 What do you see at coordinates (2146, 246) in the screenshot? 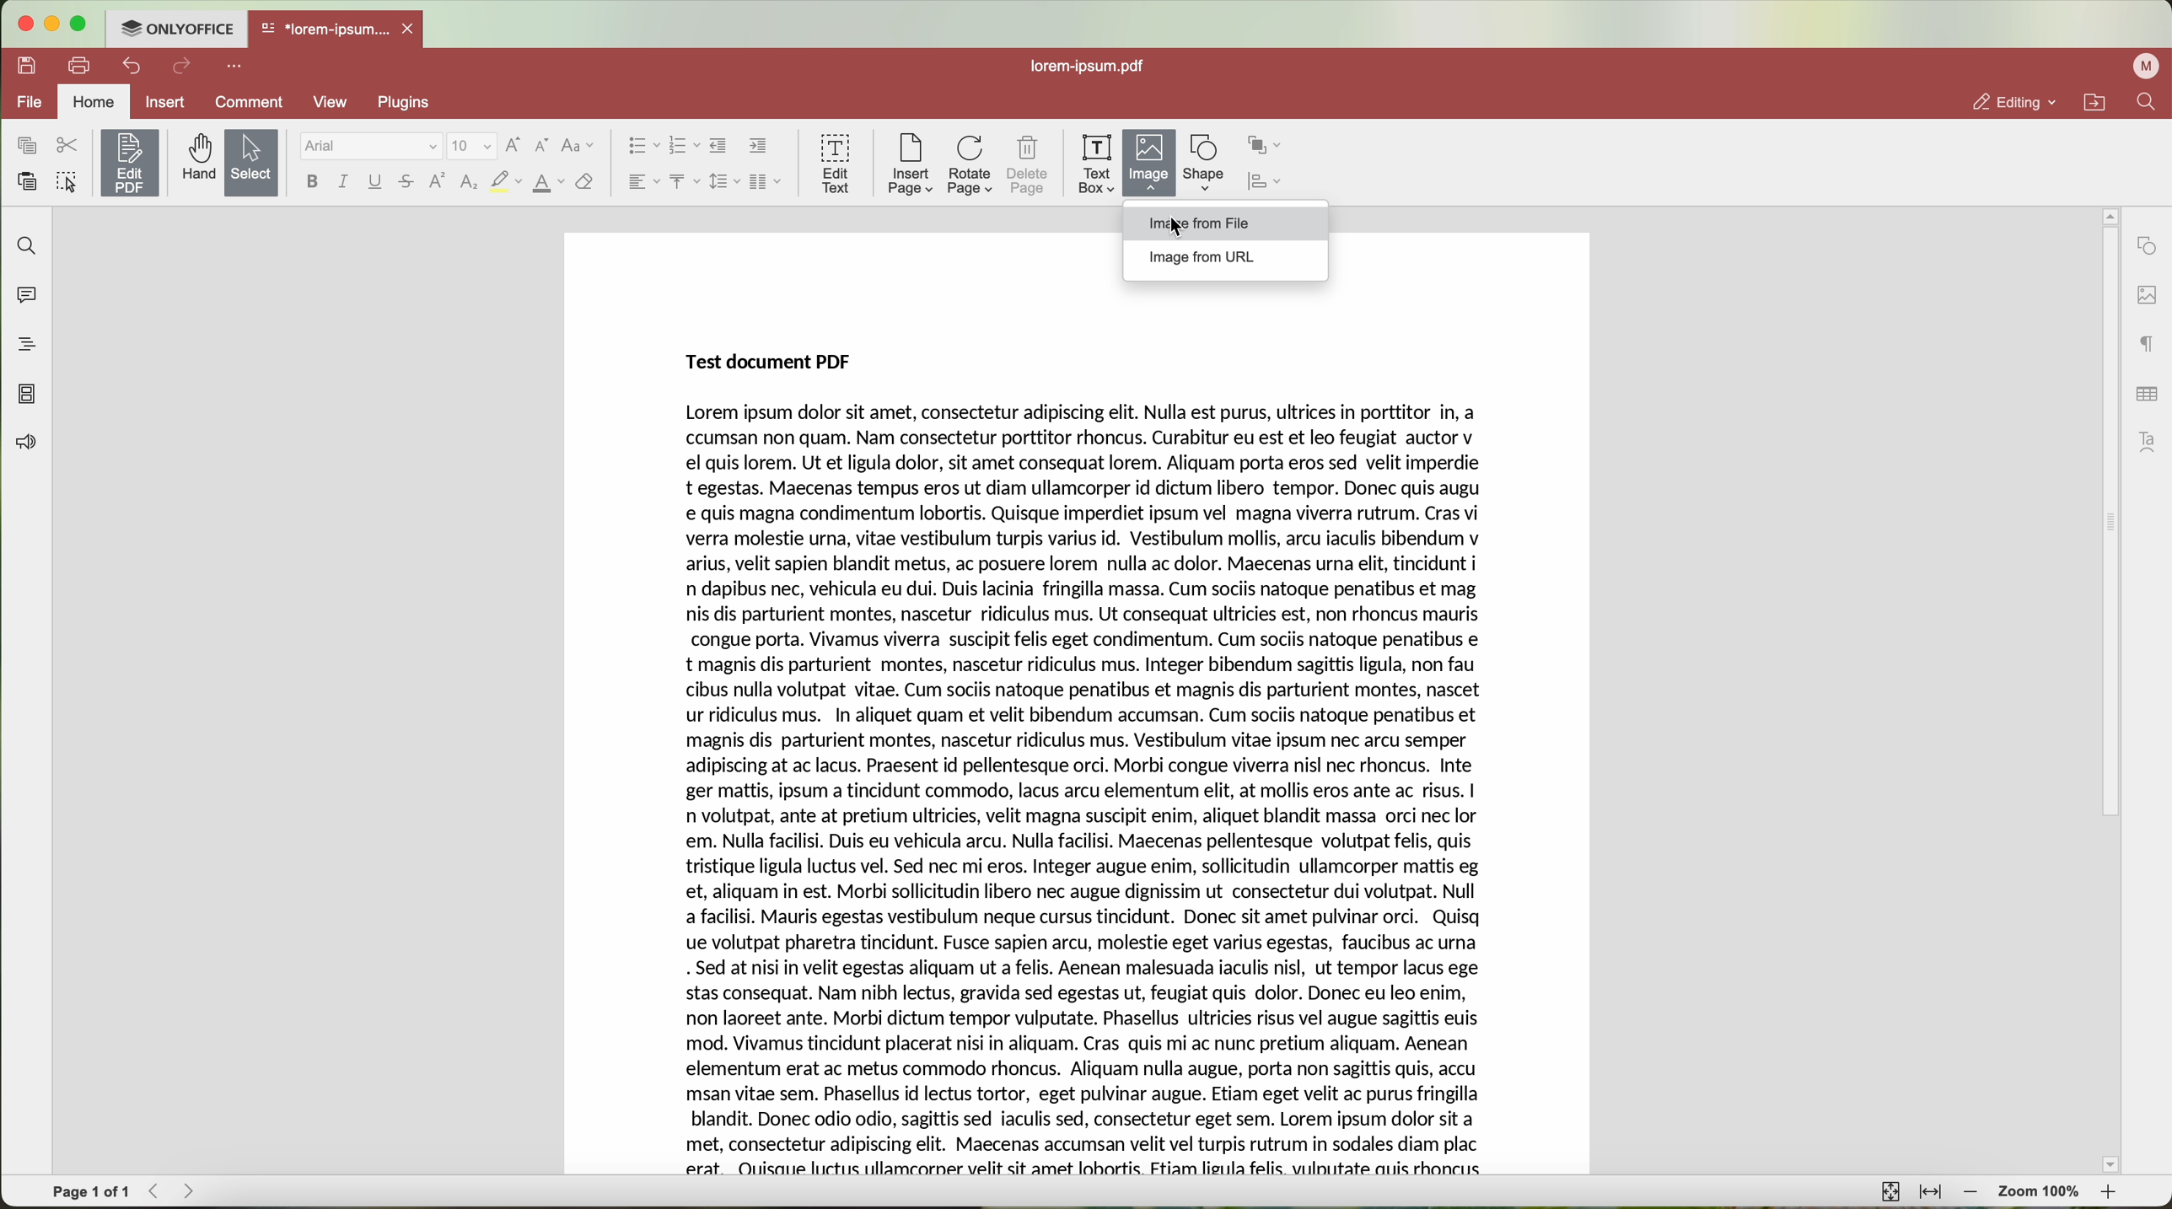
I see `shape settings` at bounding box center [2146, 246].